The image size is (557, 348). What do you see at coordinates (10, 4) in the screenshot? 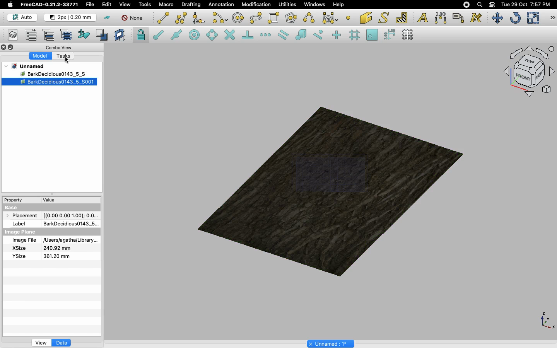
I see `Apple log` at bounding box center [10, 4].